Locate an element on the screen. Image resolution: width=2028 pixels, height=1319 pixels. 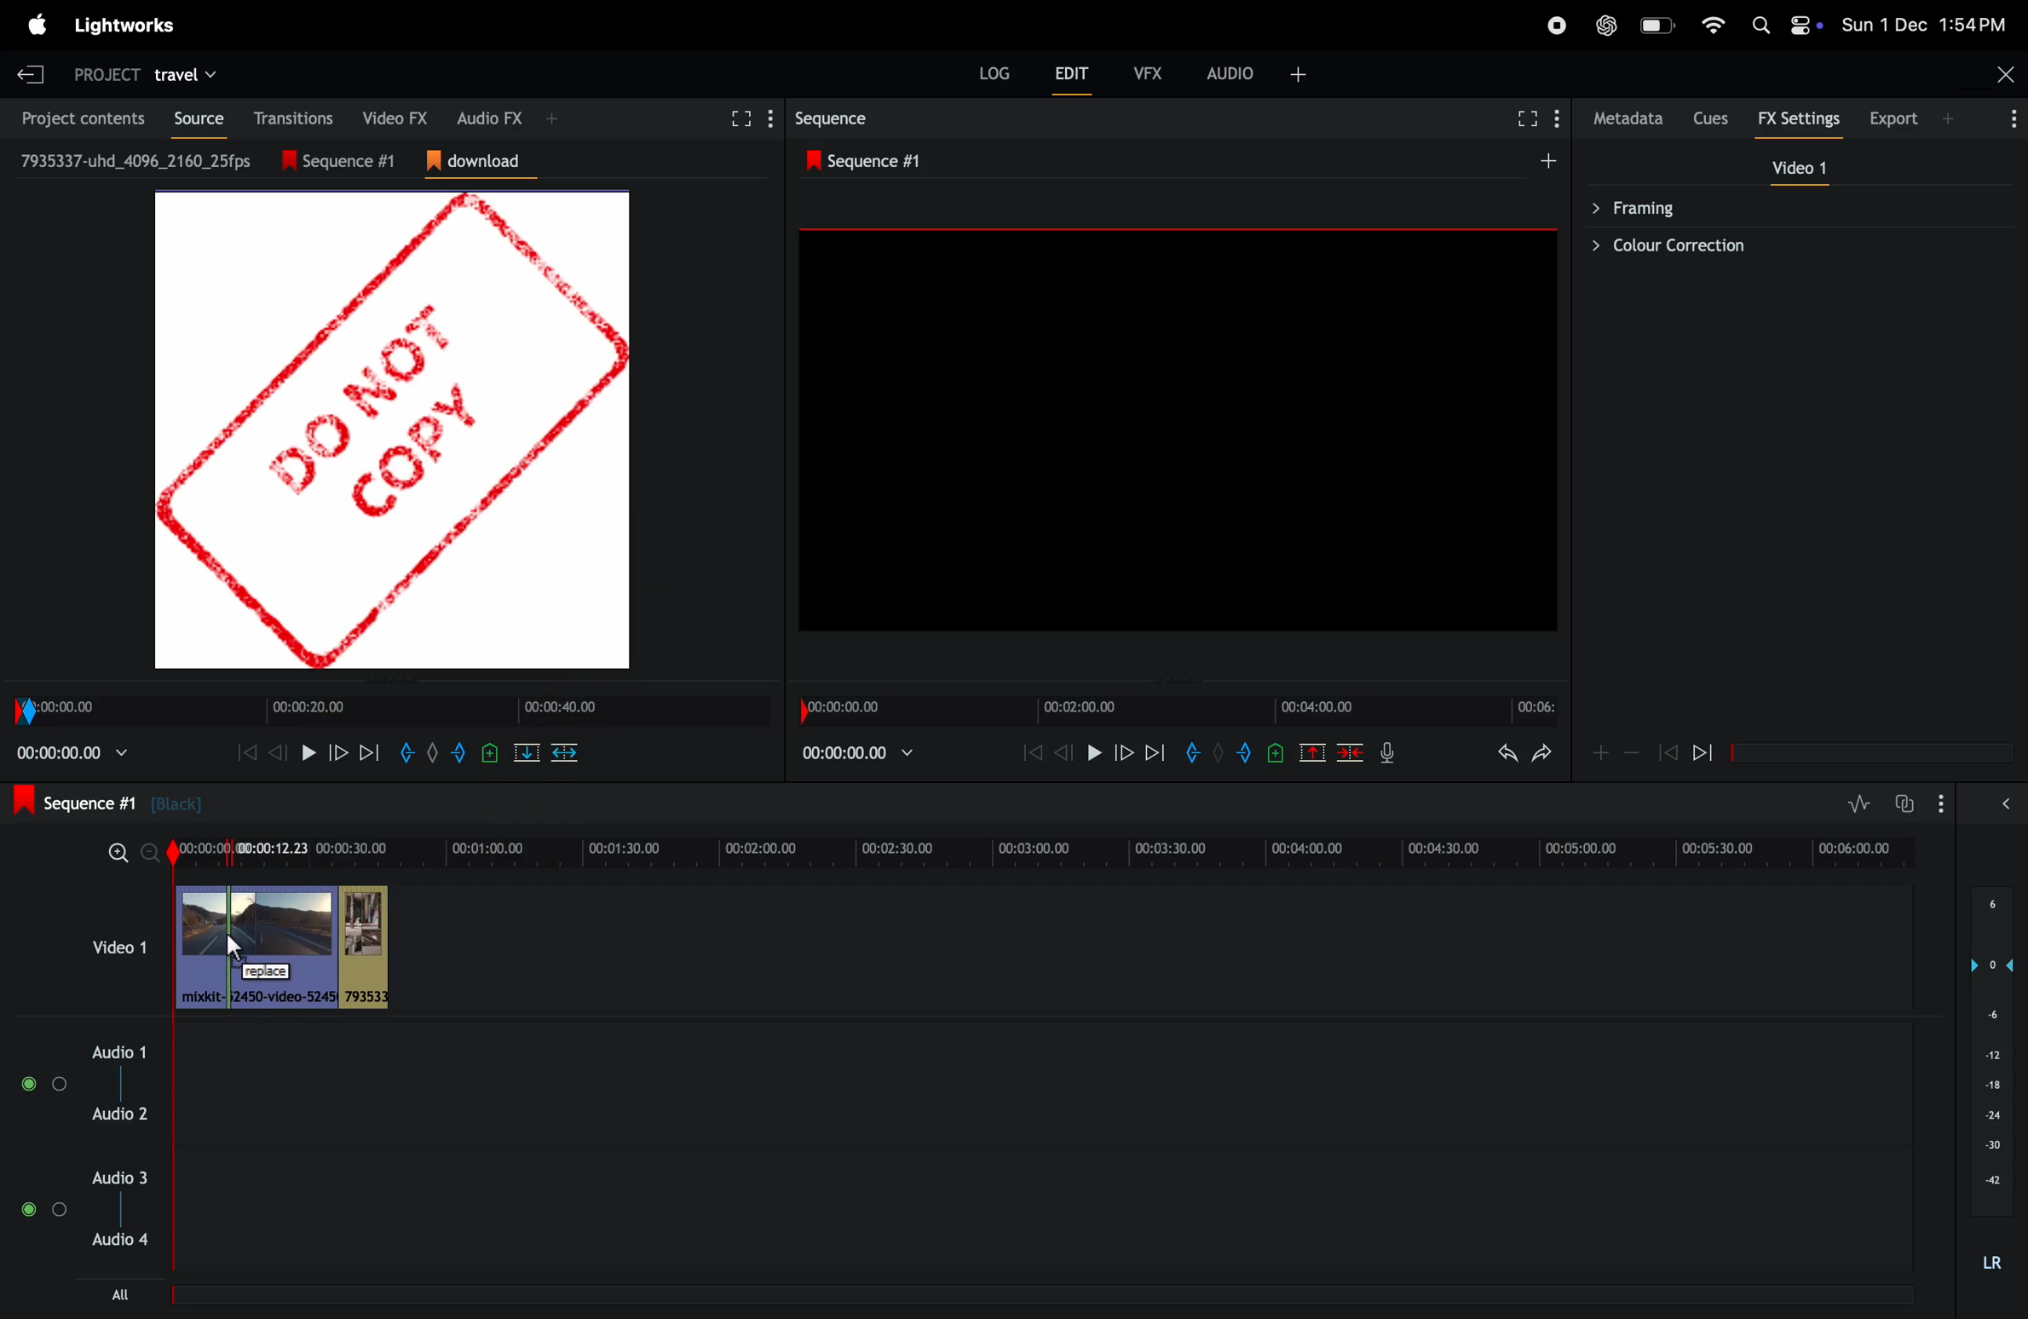
previous frame is located at coordinates (1064, 752).